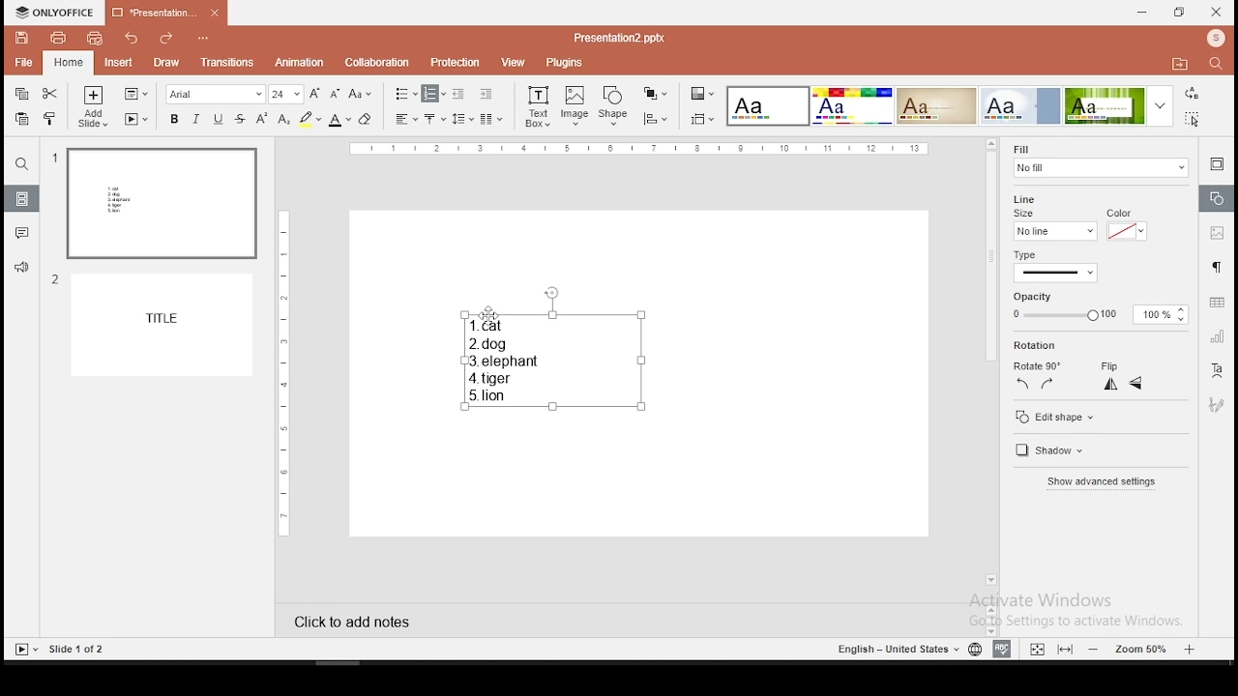  What do you see at coordinates (639, 150) in the screenshot?
I see `scale` at bounding box center [639, 150].